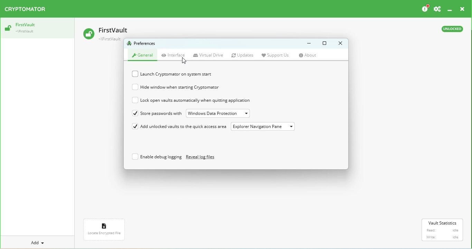 This screenshot has height=249, width=472. What do you see at coordinates (278, 55) in the screenshot?
I see `Support us` at bounding box center [278, 55].